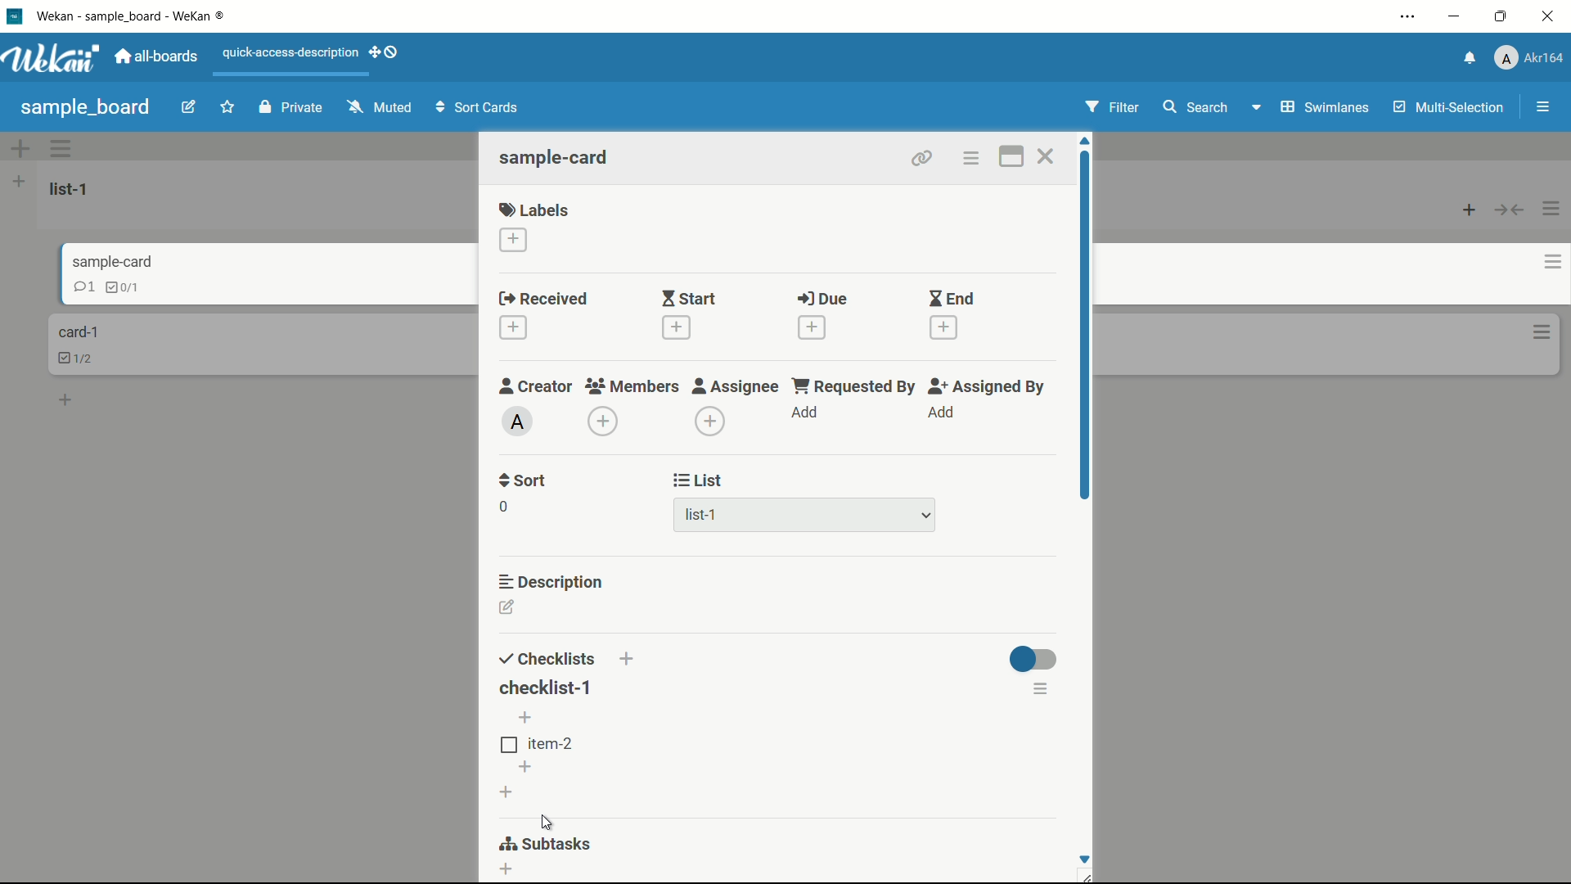 This screenshot has height=884, width=1571. I want to click on board name, so click(85, 109).